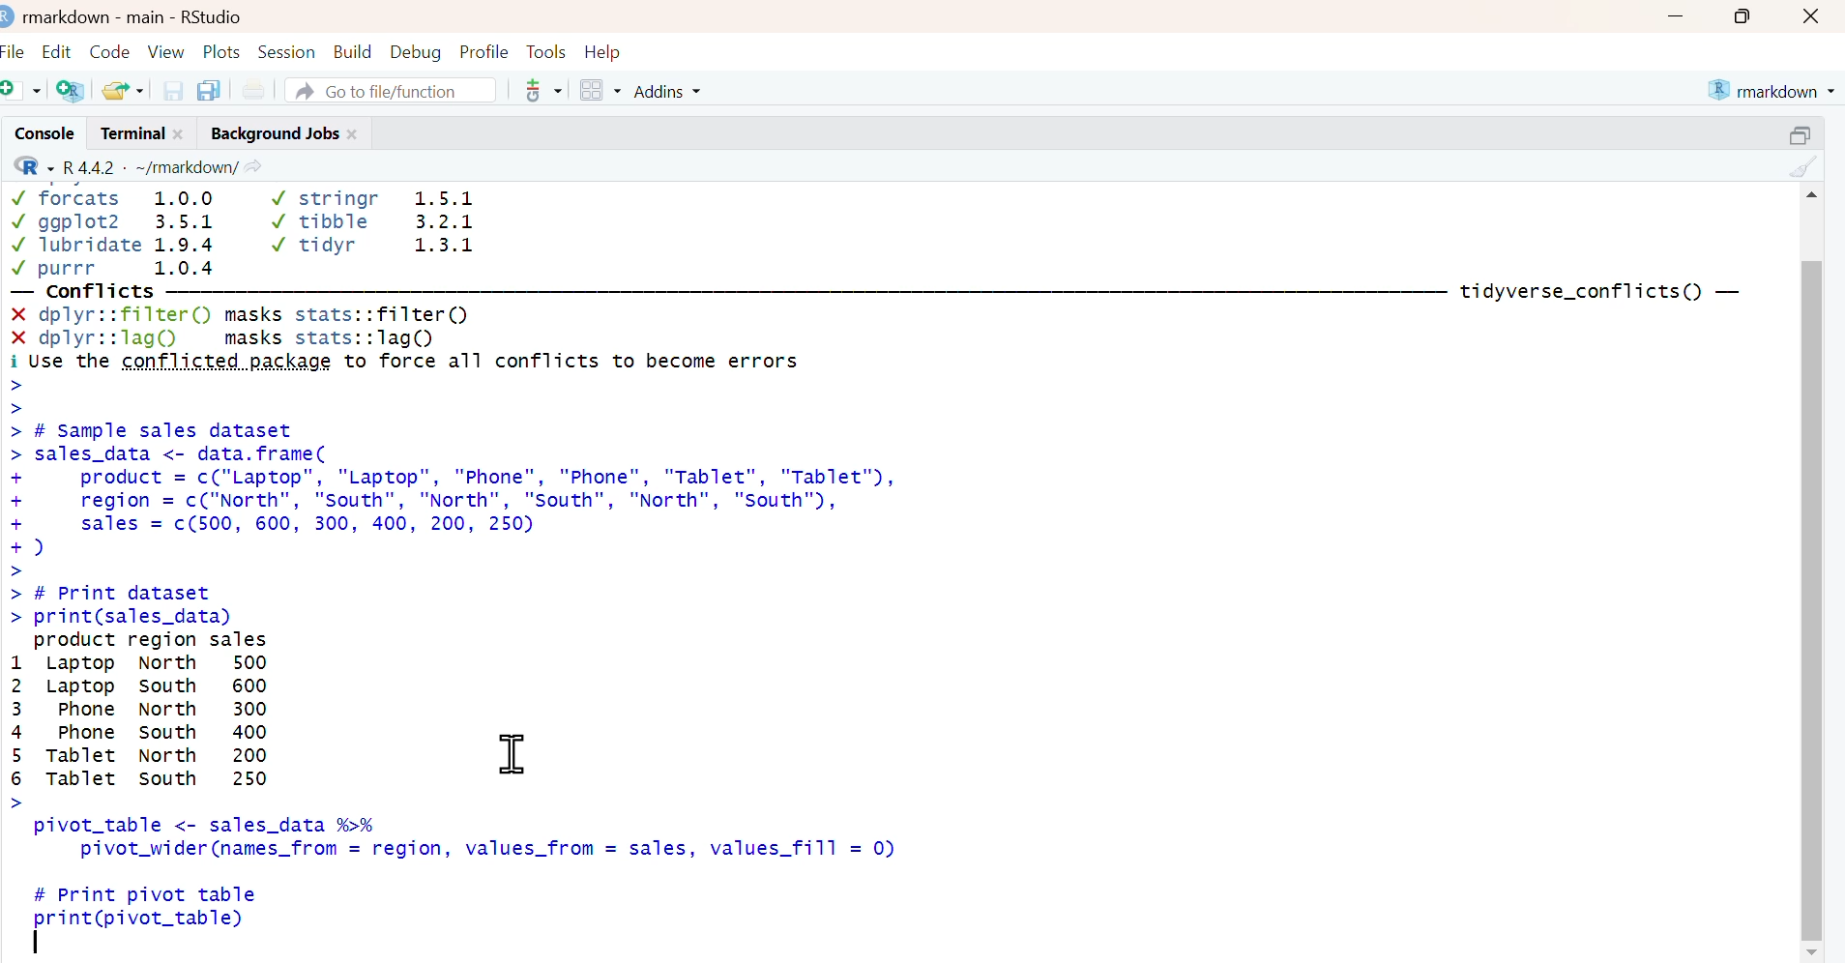  I want to click on scroll up, so click(1810, 193).